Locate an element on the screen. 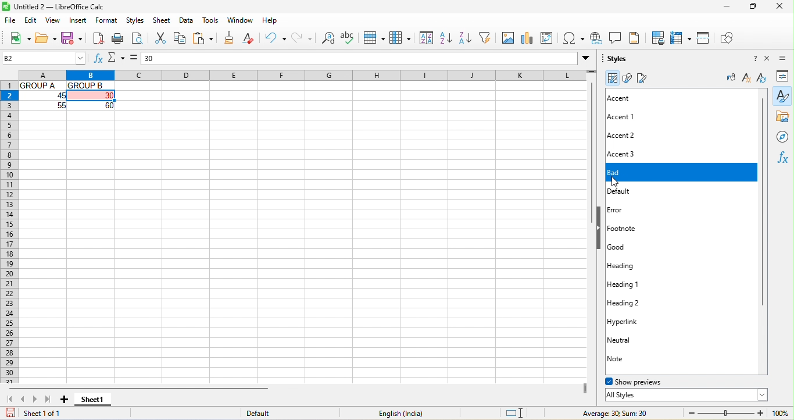 Image resolution: width=794 pixels, height=420 pixels. drag to view more columns is located at coordinates (586, 389).